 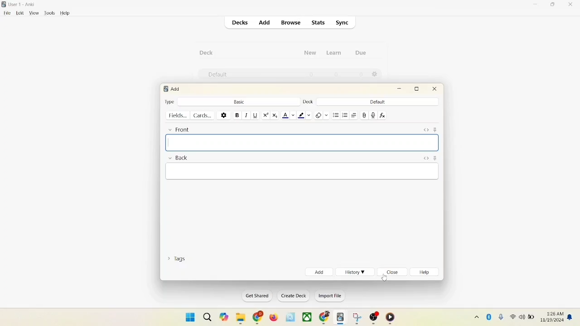 I want to click on sticky, so click(x=437, y=129).